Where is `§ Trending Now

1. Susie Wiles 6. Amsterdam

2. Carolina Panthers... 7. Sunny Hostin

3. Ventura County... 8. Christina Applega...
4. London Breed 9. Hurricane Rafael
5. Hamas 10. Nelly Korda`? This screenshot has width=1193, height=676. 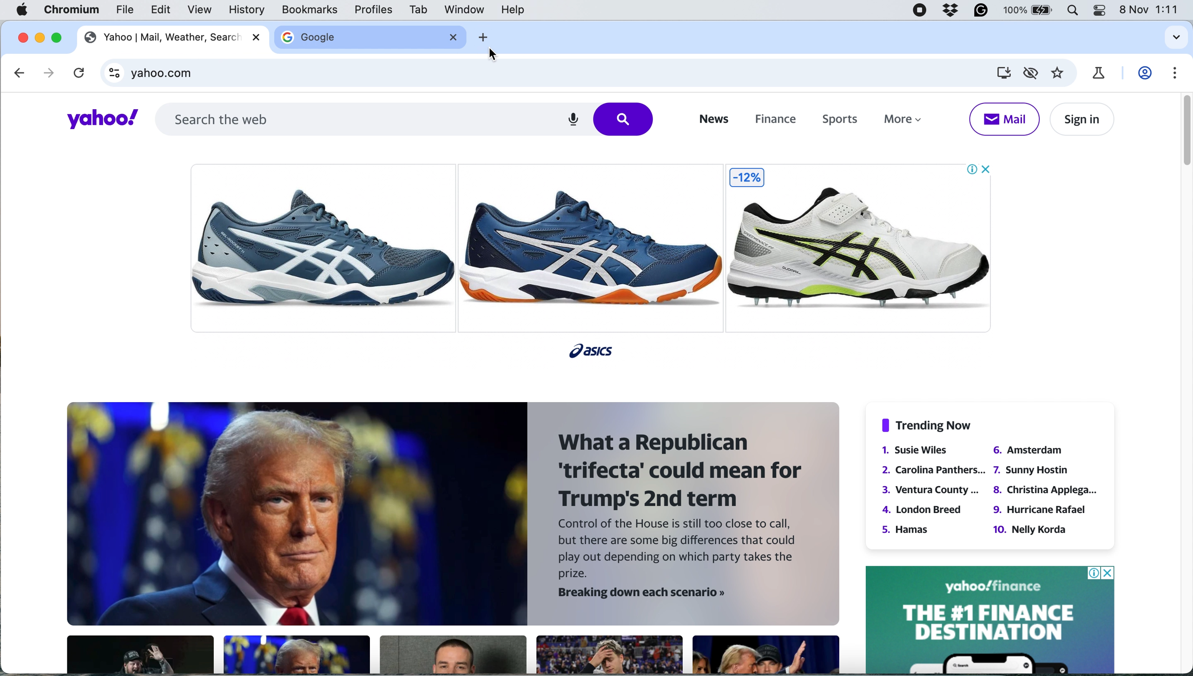
§ Trending Now

1. Susie Wiles 6. Amsterdam

2. Carolina Panthers... 7. Sunny Hostin

3. Ventura County... 8. Christina Applega...
4. London Breed 9. Hurricane Rafael
5. Hamas 10. Nelly Korda is located at coordinates (989, 477).